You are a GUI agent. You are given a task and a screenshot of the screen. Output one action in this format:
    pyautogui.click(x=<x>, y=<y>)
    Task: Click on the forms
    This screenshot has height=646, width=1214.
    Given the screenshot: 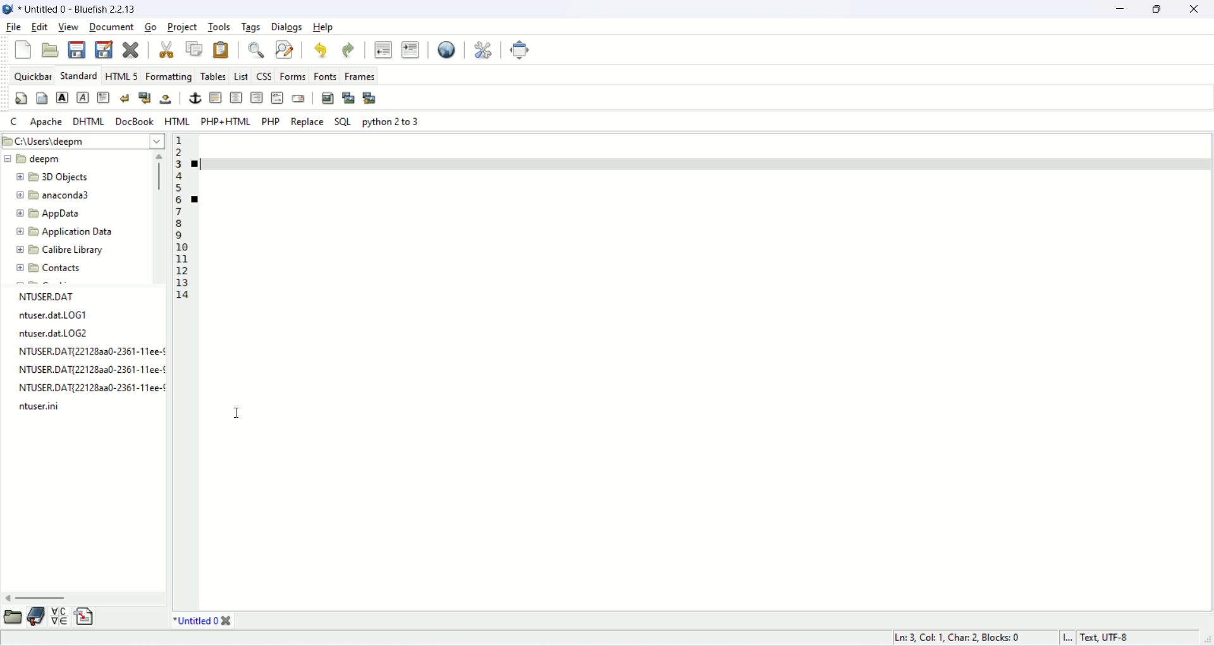 What is the action you would take?
    pyautogui.click(x=291, y=76)
    